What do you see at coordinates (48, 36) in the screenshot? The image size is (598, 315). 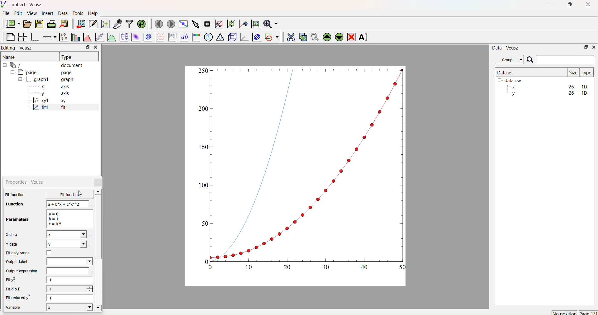 I see `Add an axis to plot` at bounding box center [48, 36].